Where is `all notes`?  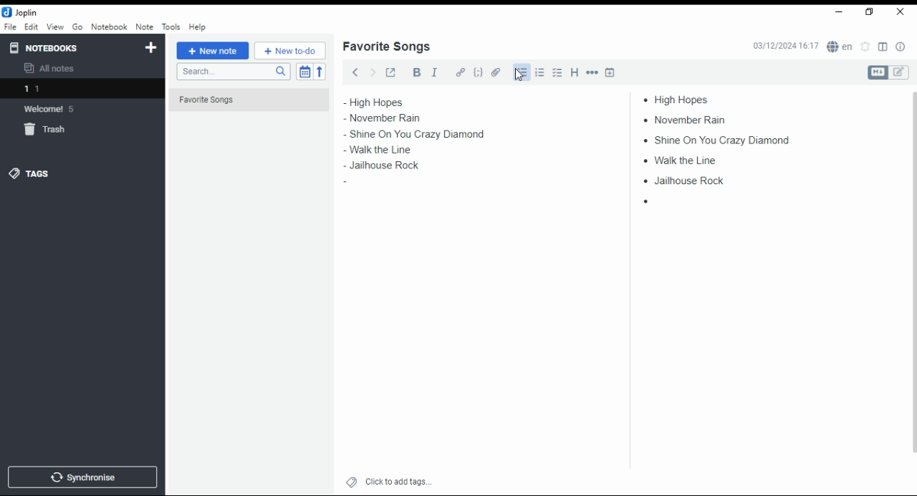 all notes is located at coordinates (53, 69).